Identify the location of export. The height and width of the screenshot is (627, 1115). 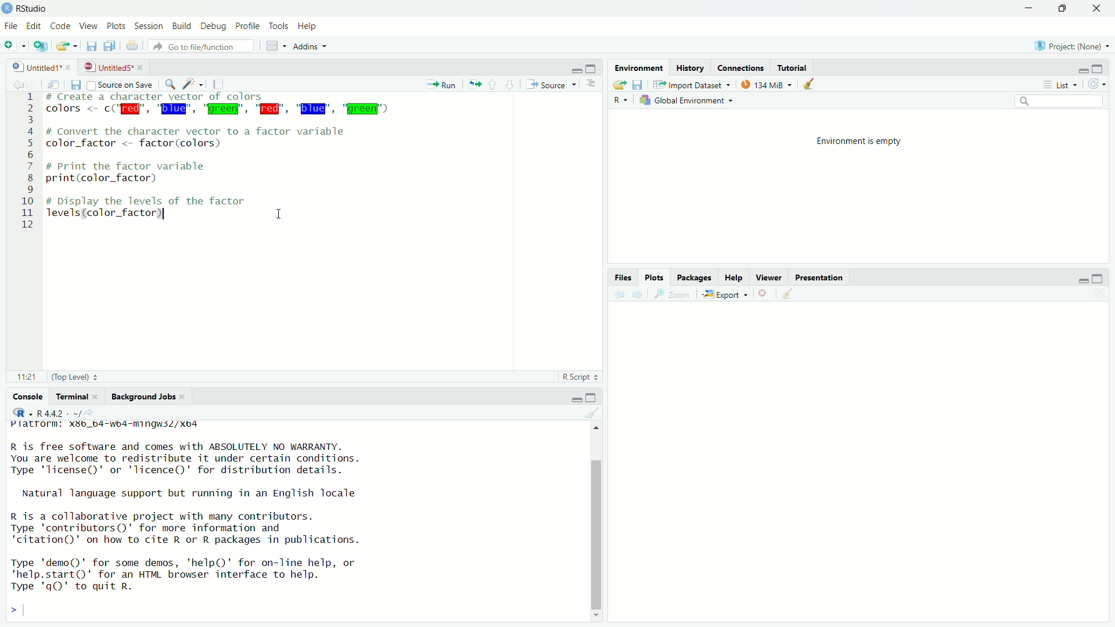
(724, 295).